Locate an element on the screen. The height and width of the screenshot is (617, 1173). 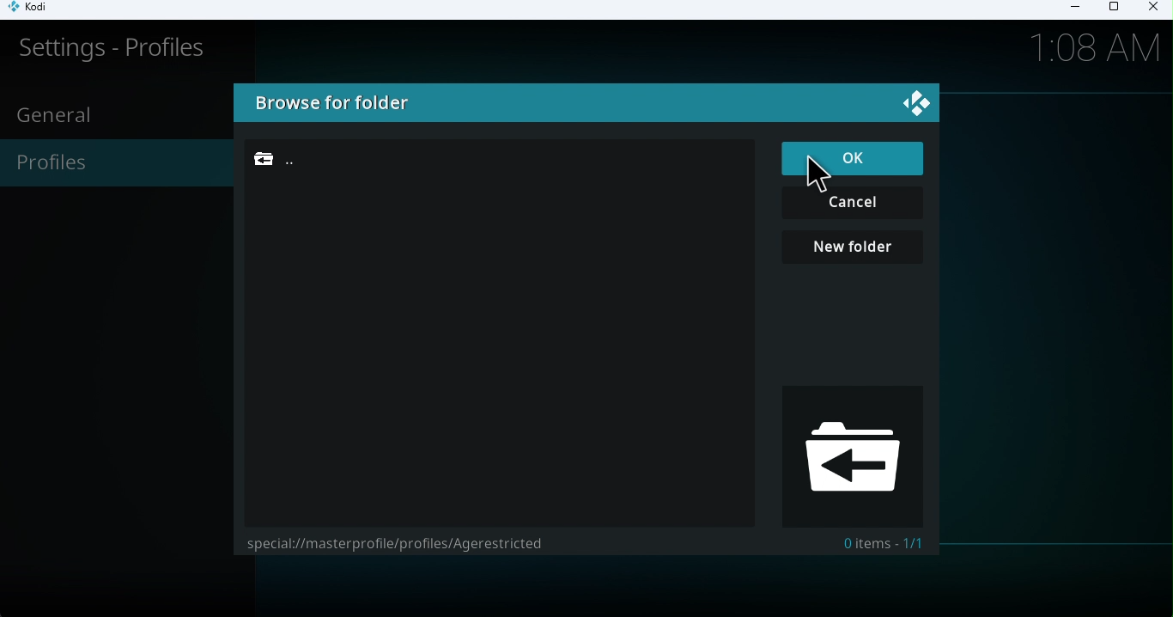
General is located at coordinates (58, 114).